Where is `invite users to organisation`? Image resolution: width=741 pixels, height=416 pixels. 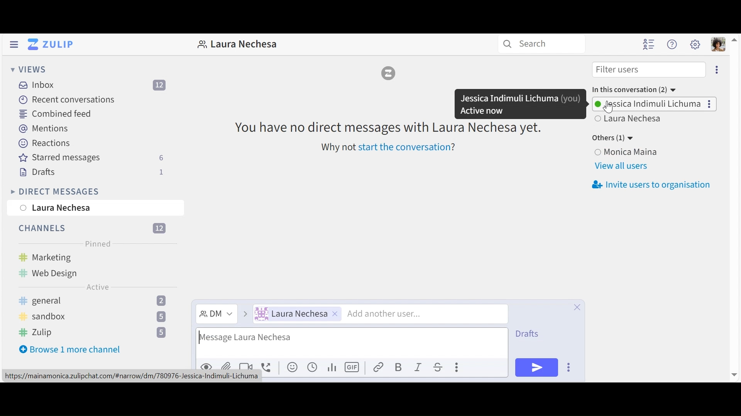 invite users to organisation is located at coordinates (653, 185).